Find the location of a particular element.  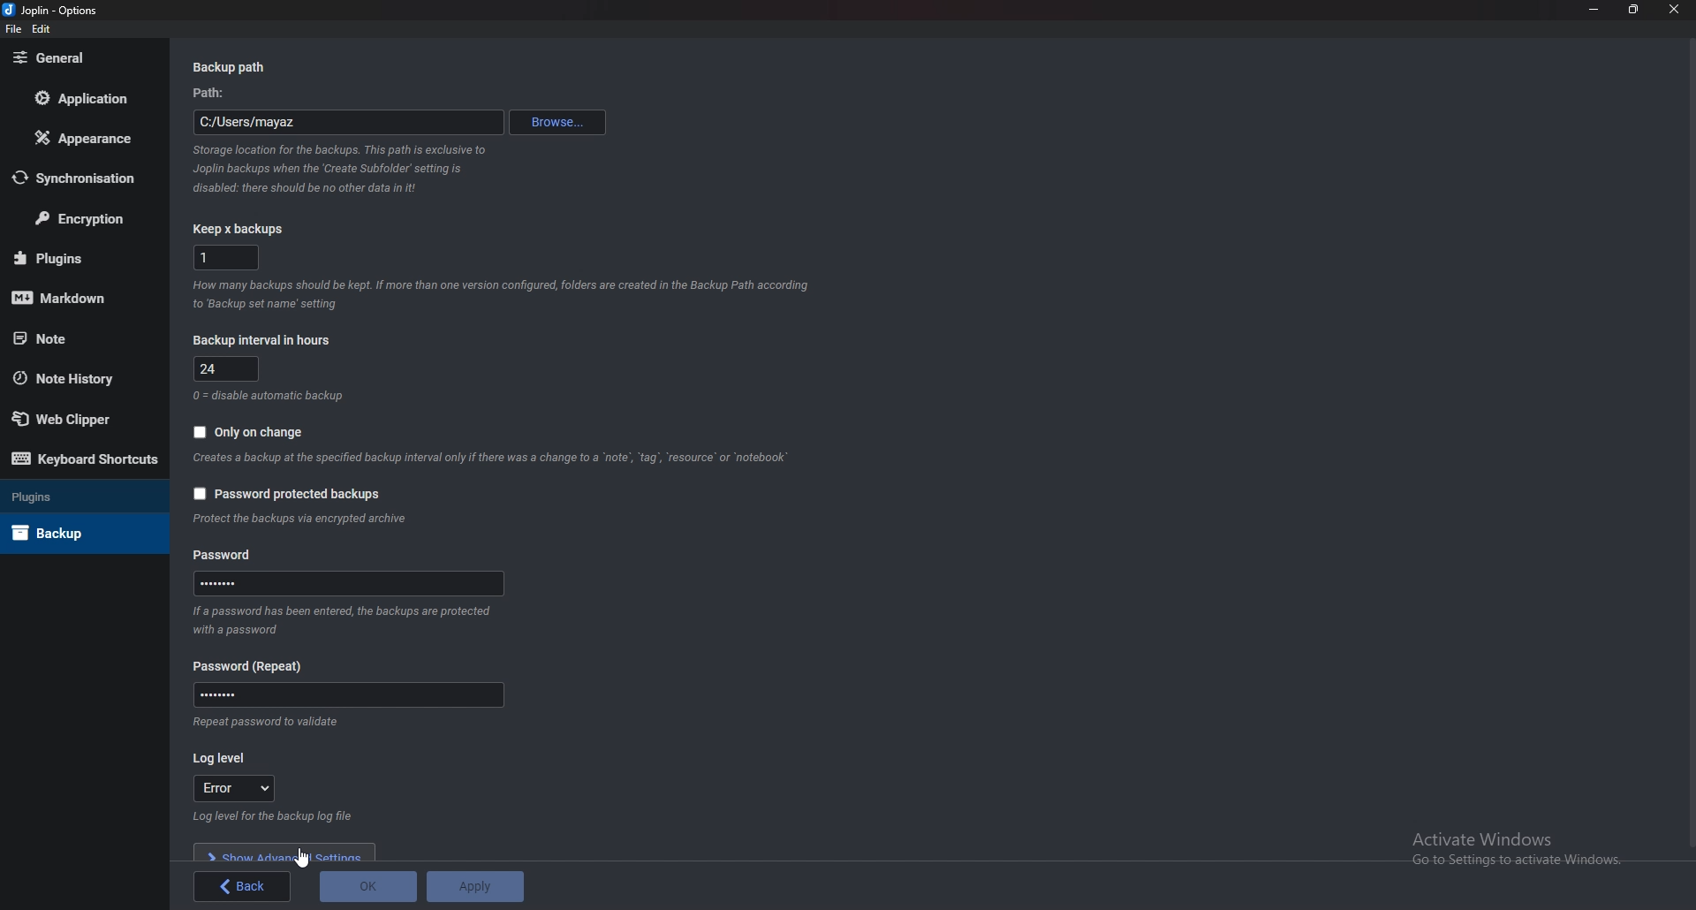

path is located at coordinates (350, 122).